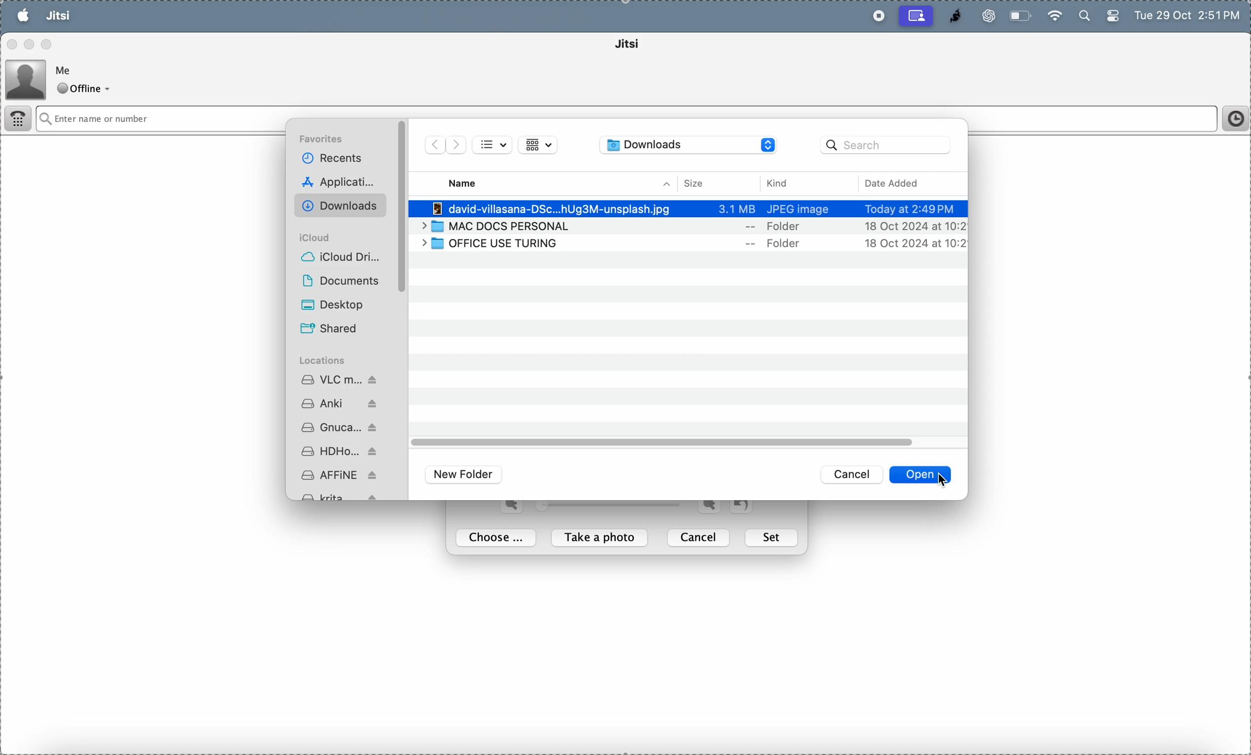 The width and height of the screenshot is (1251, 755). Describe the element at coordinates (183, 16) in the screenshot. I see `help` at that location.